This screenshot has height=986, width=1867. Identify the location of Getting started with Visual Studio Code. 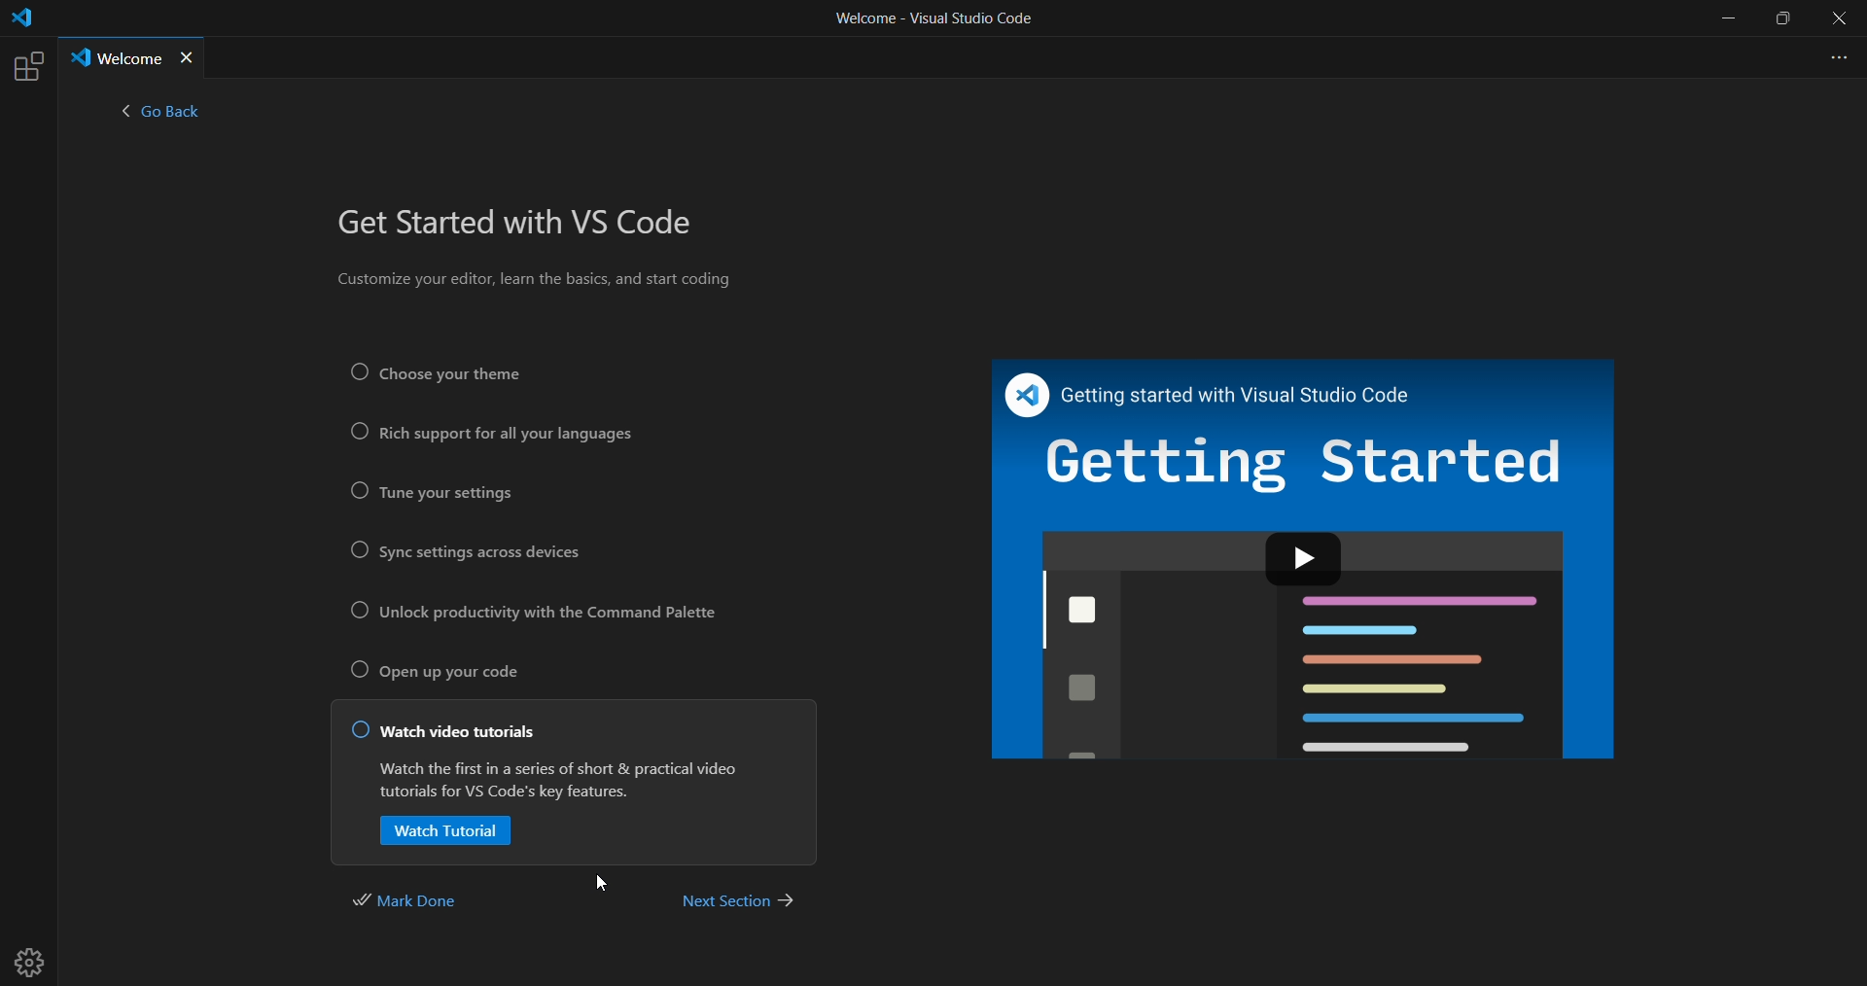
(1306, 393).